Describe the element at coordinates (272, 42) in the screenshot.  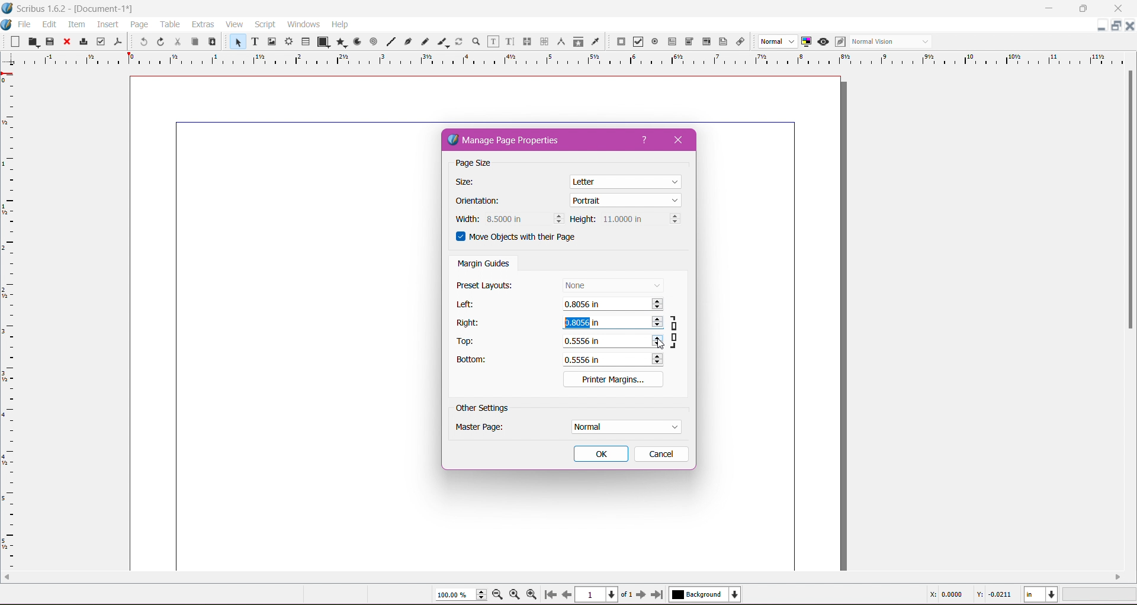
I see `Image Frame` at that location.